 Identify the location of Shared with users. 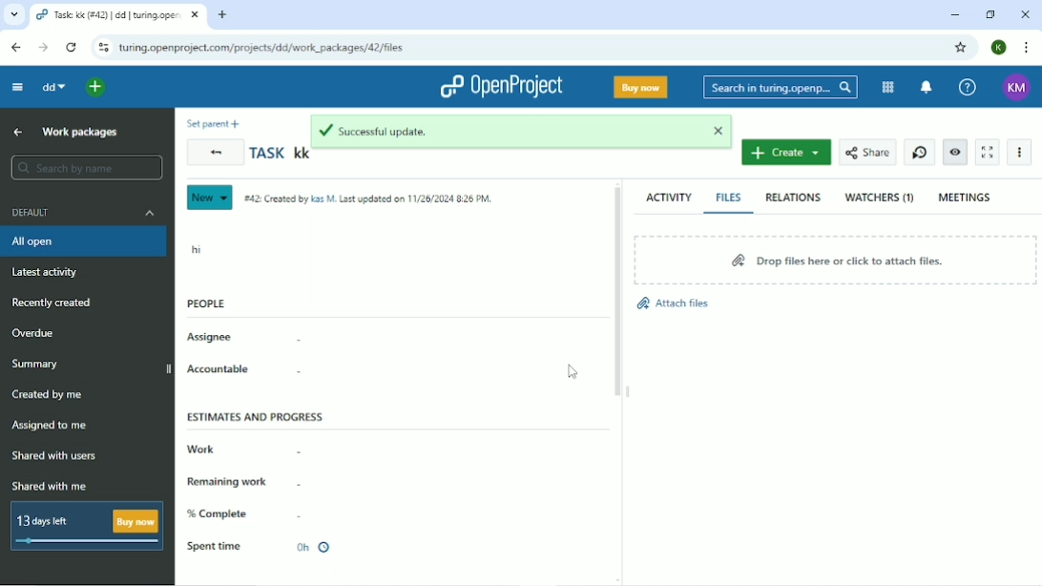
(54, 456).